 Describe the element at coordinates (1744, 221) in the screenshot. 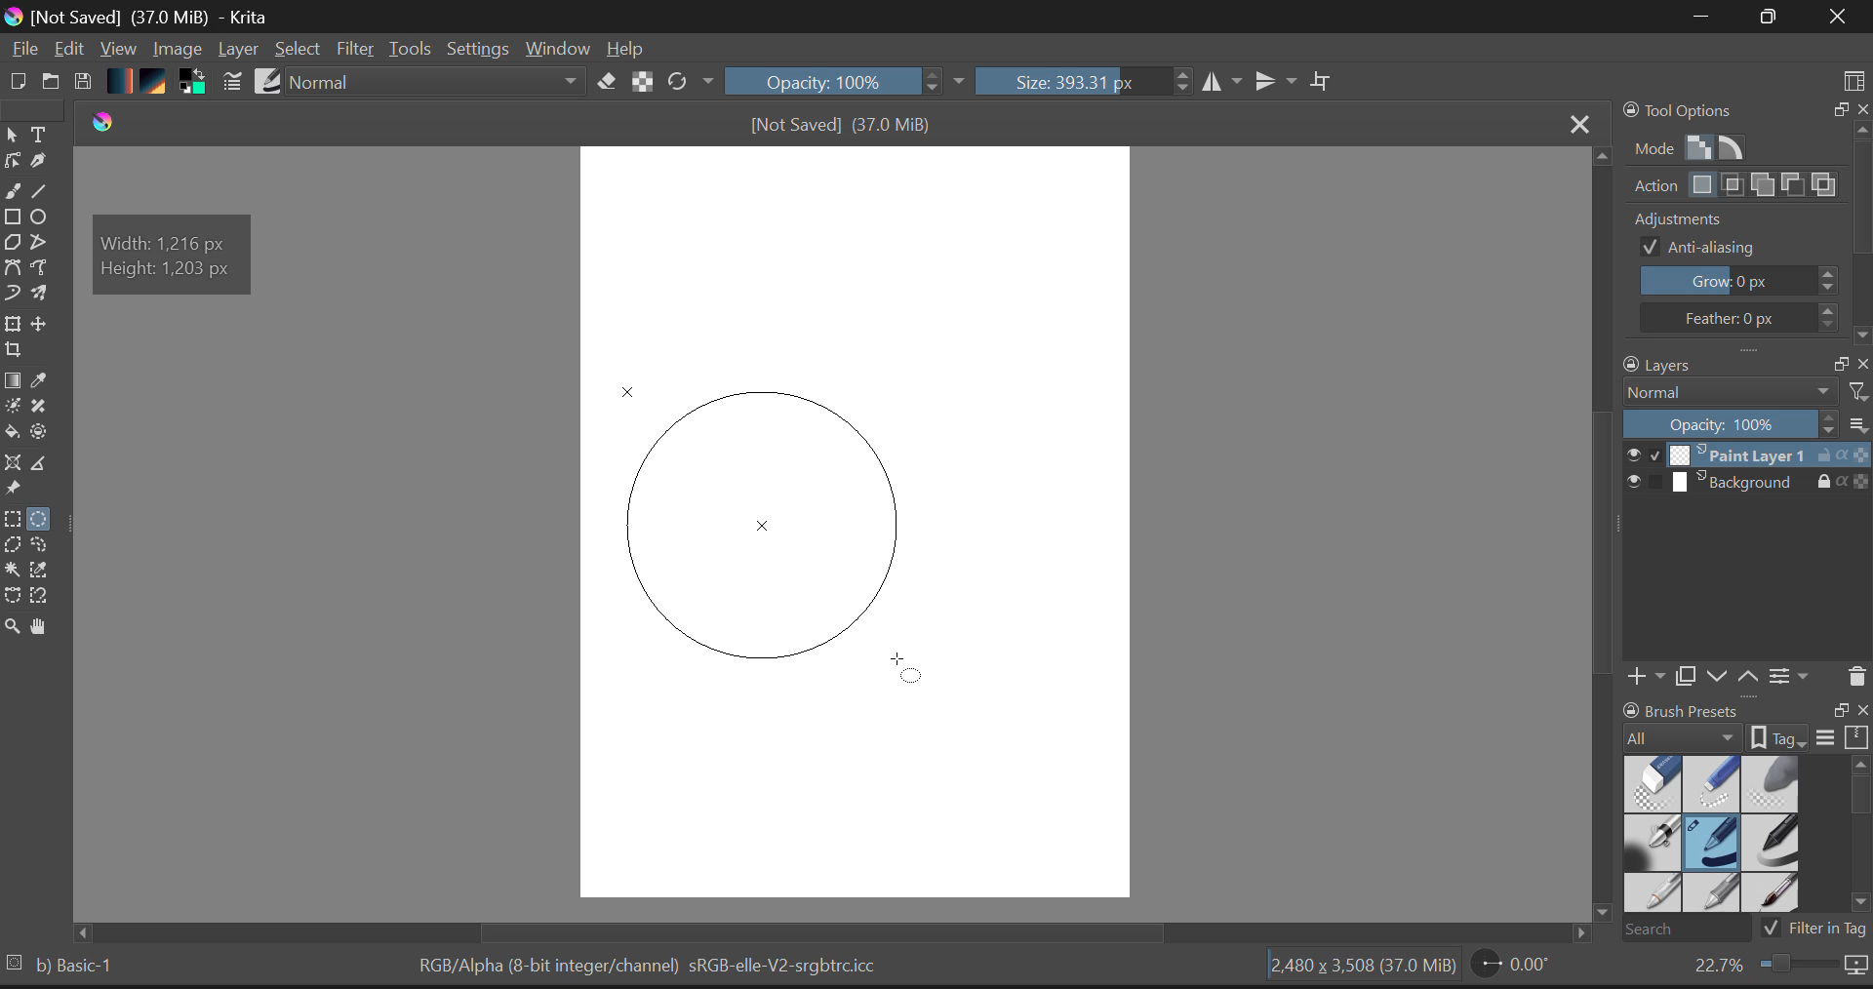

I see `Tools Options Docker` at that location.